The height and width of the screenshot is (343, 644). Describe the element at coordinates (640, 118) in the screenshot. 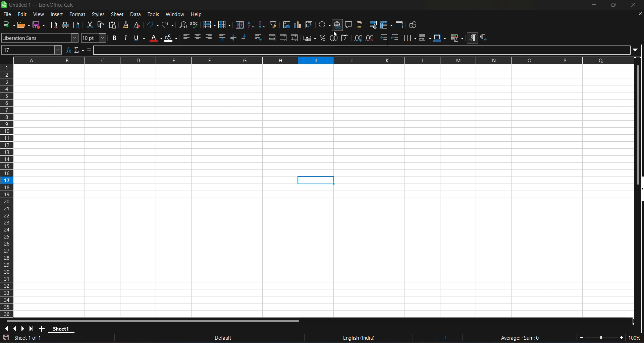

I see `vertical scroll bar` at that location.